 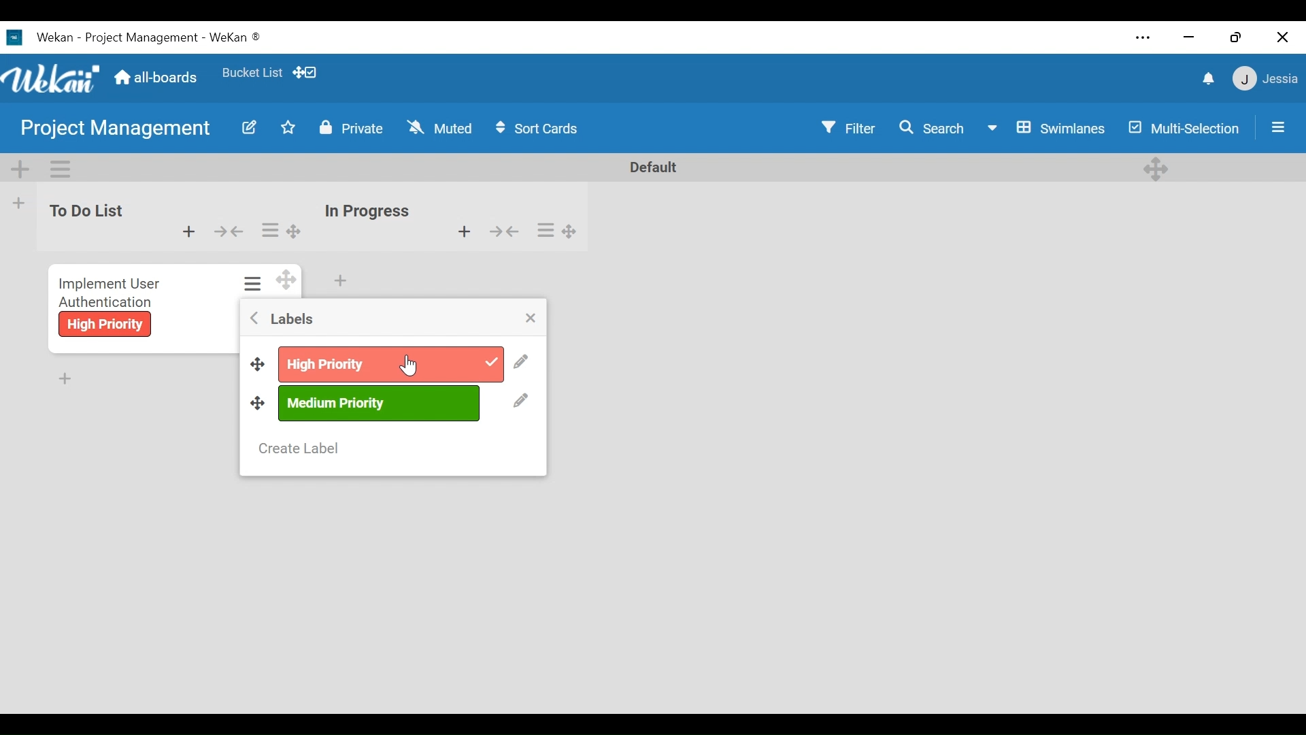 What do you see at coordinates (441, 128) in the screenshot?
I see `\ Muted` at bounding box center [441, 128].